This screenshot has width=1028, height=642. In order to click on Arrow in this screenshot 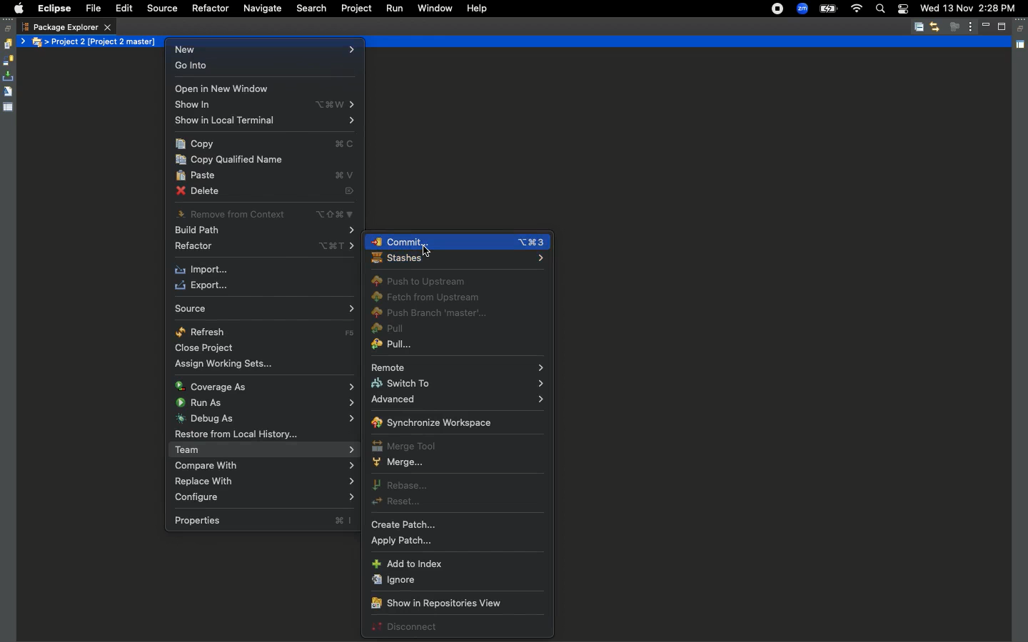, I will do `click(48, 43)`.